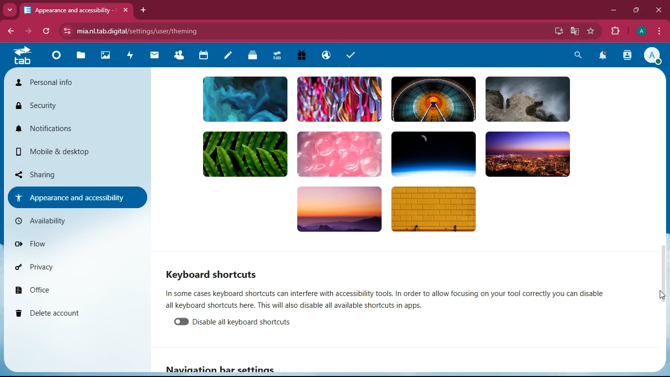  Describe the element at coordinates (612, 11) in the screenshot. I see `minimize` at that location.